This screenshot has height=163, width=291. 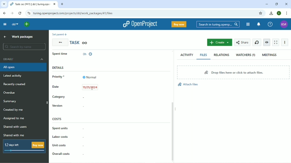 What do you see at coordinates (33, 4) in the screenshot?
I see `Current tab` at bounding box center [33, 4].